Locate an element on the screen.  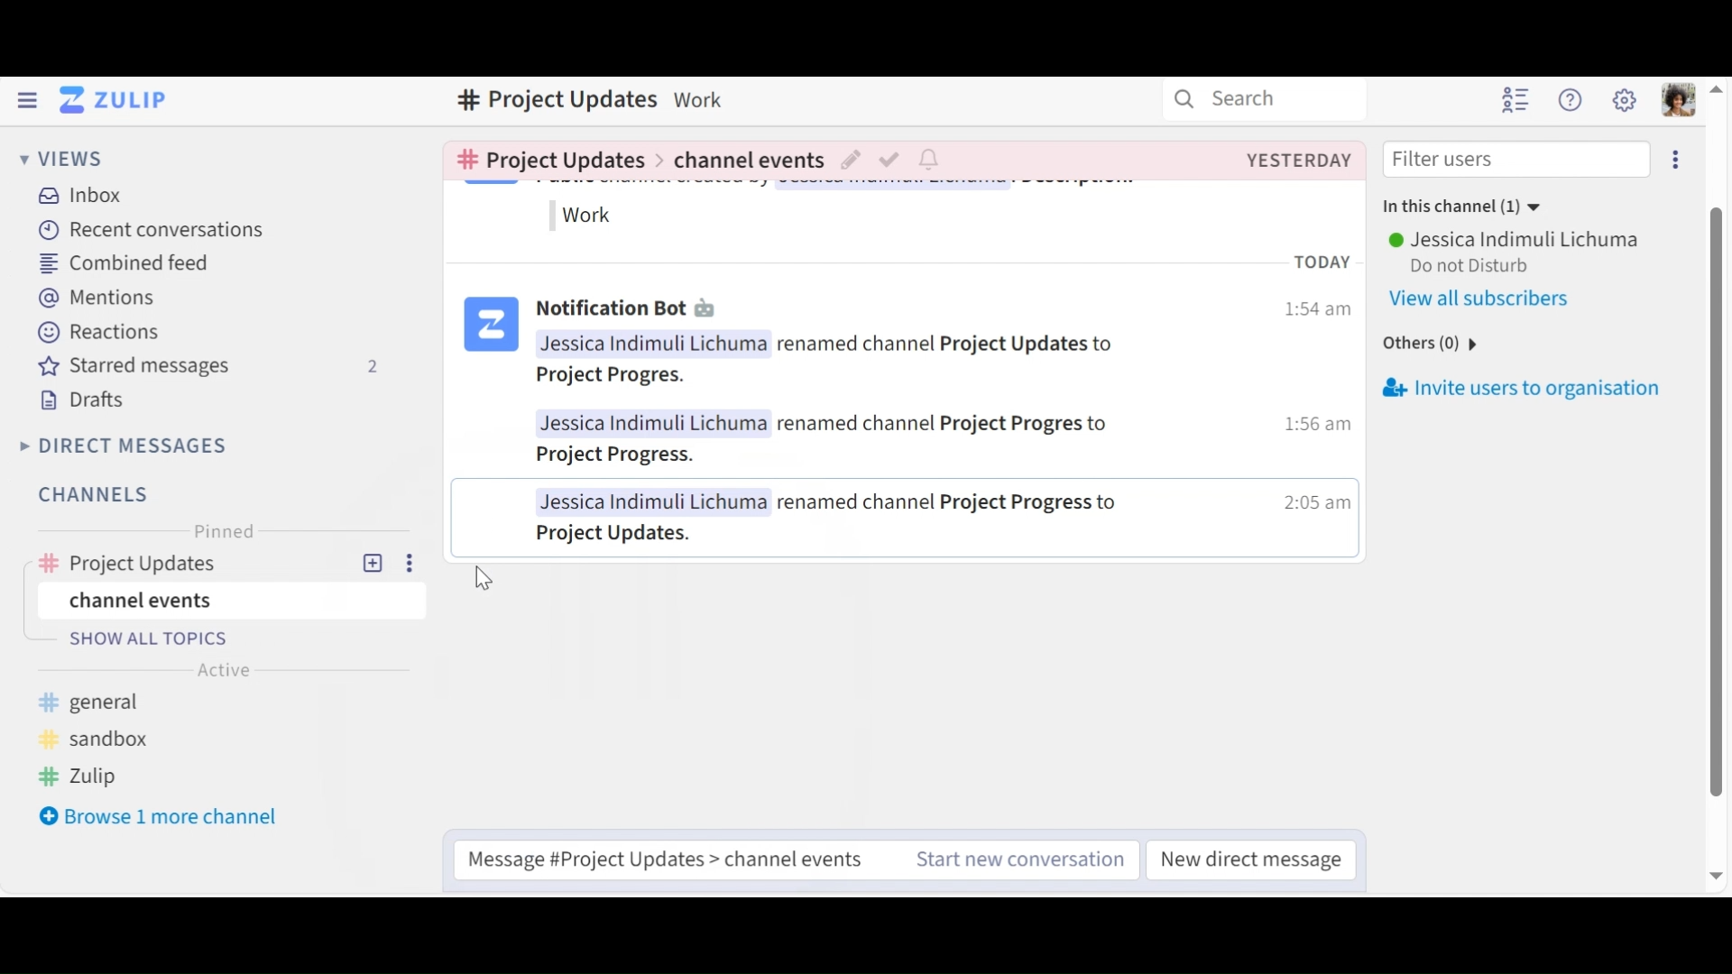
1:56 am is located at coordinates (1313, 427).